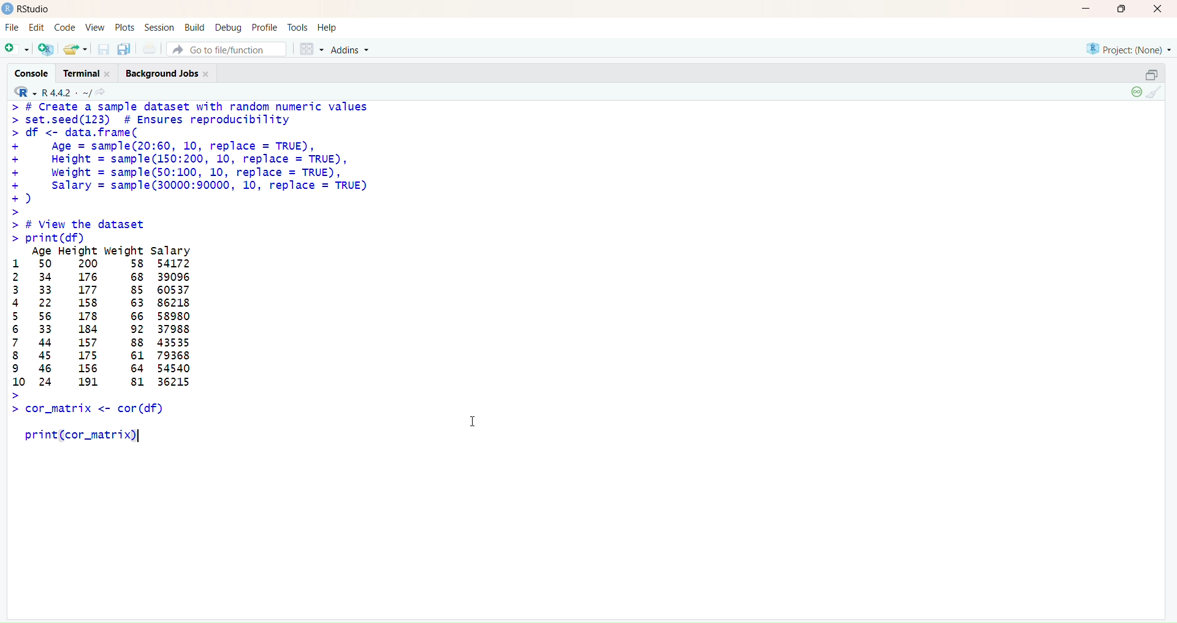 This screenshot has width=1177, height=623. I want to click on Project (None), so click(1130, 51).